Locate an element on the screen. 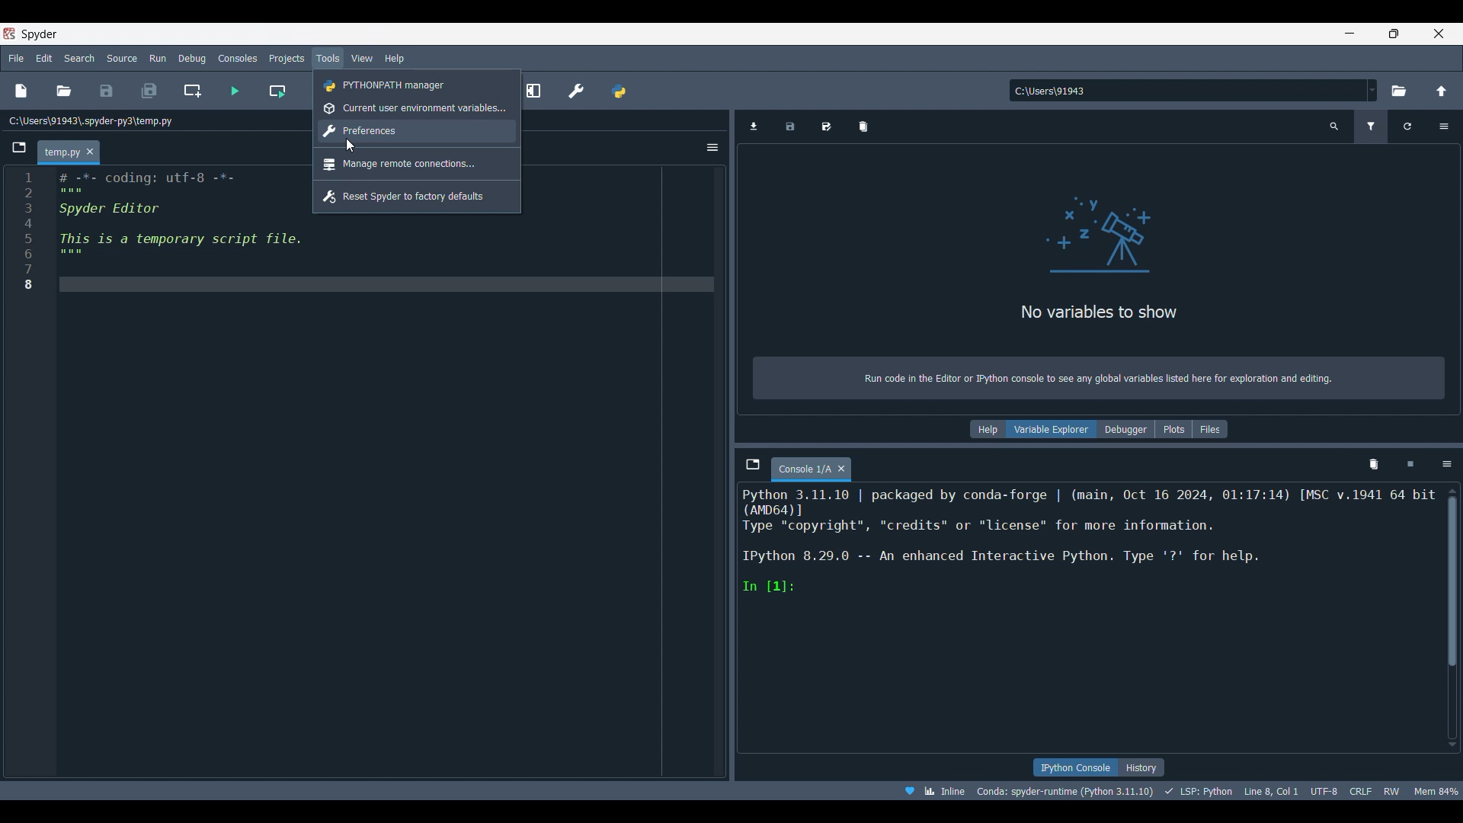 This screenshot has width=1463, height=823. Run current cell is located at coordinates (277, 91).